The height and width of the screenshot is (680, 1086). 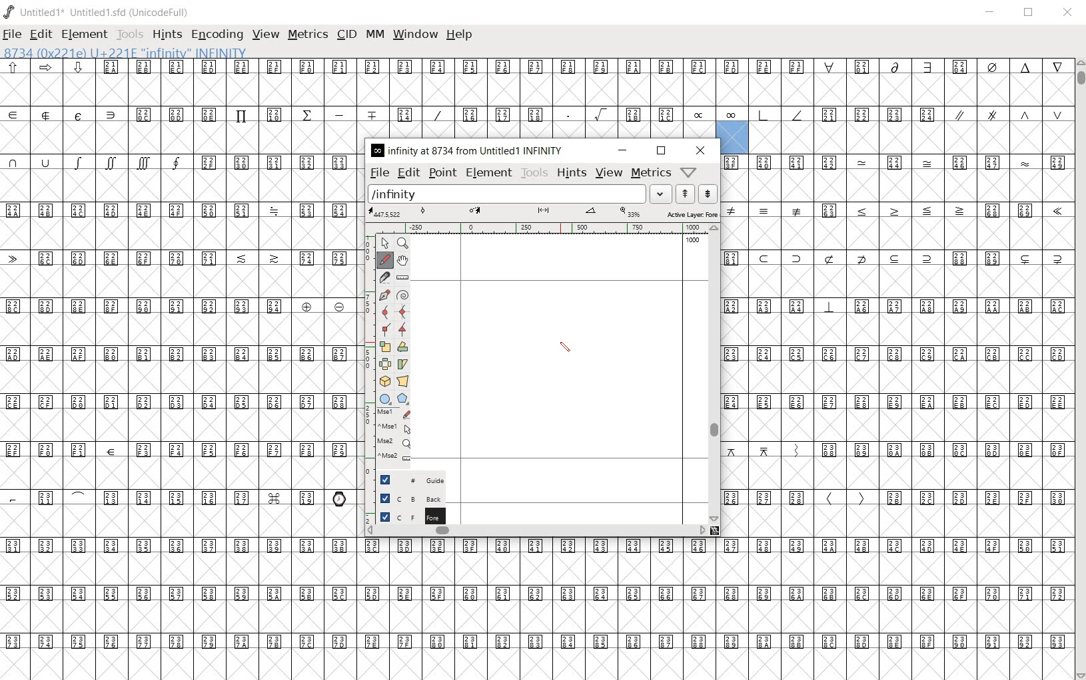 What do you see at coordinates (899, 234) in the screenshot?
I see `empty glyph slots` at bounding box center [899, 234].